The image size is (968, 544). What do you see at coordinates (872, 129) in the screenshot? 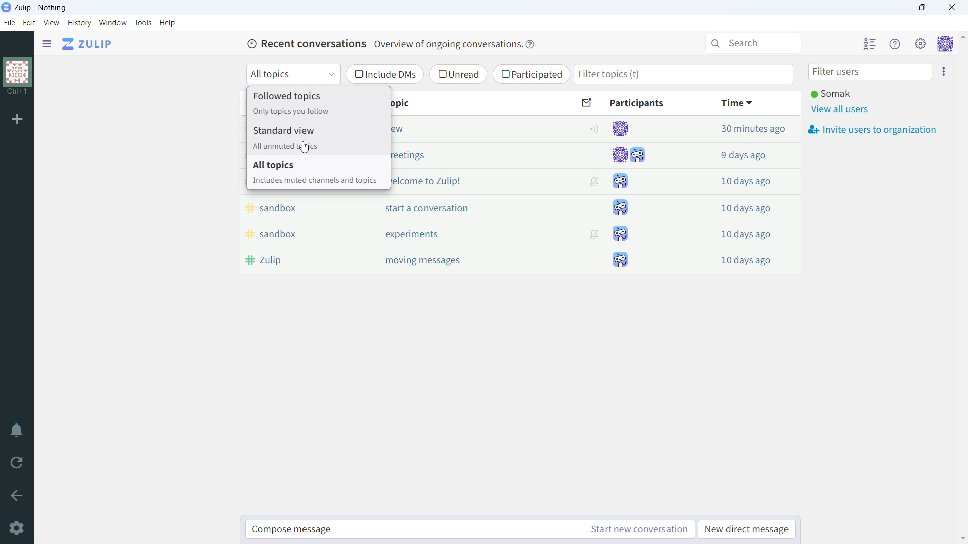
I see `invite users` at bounding box center [872, 129].